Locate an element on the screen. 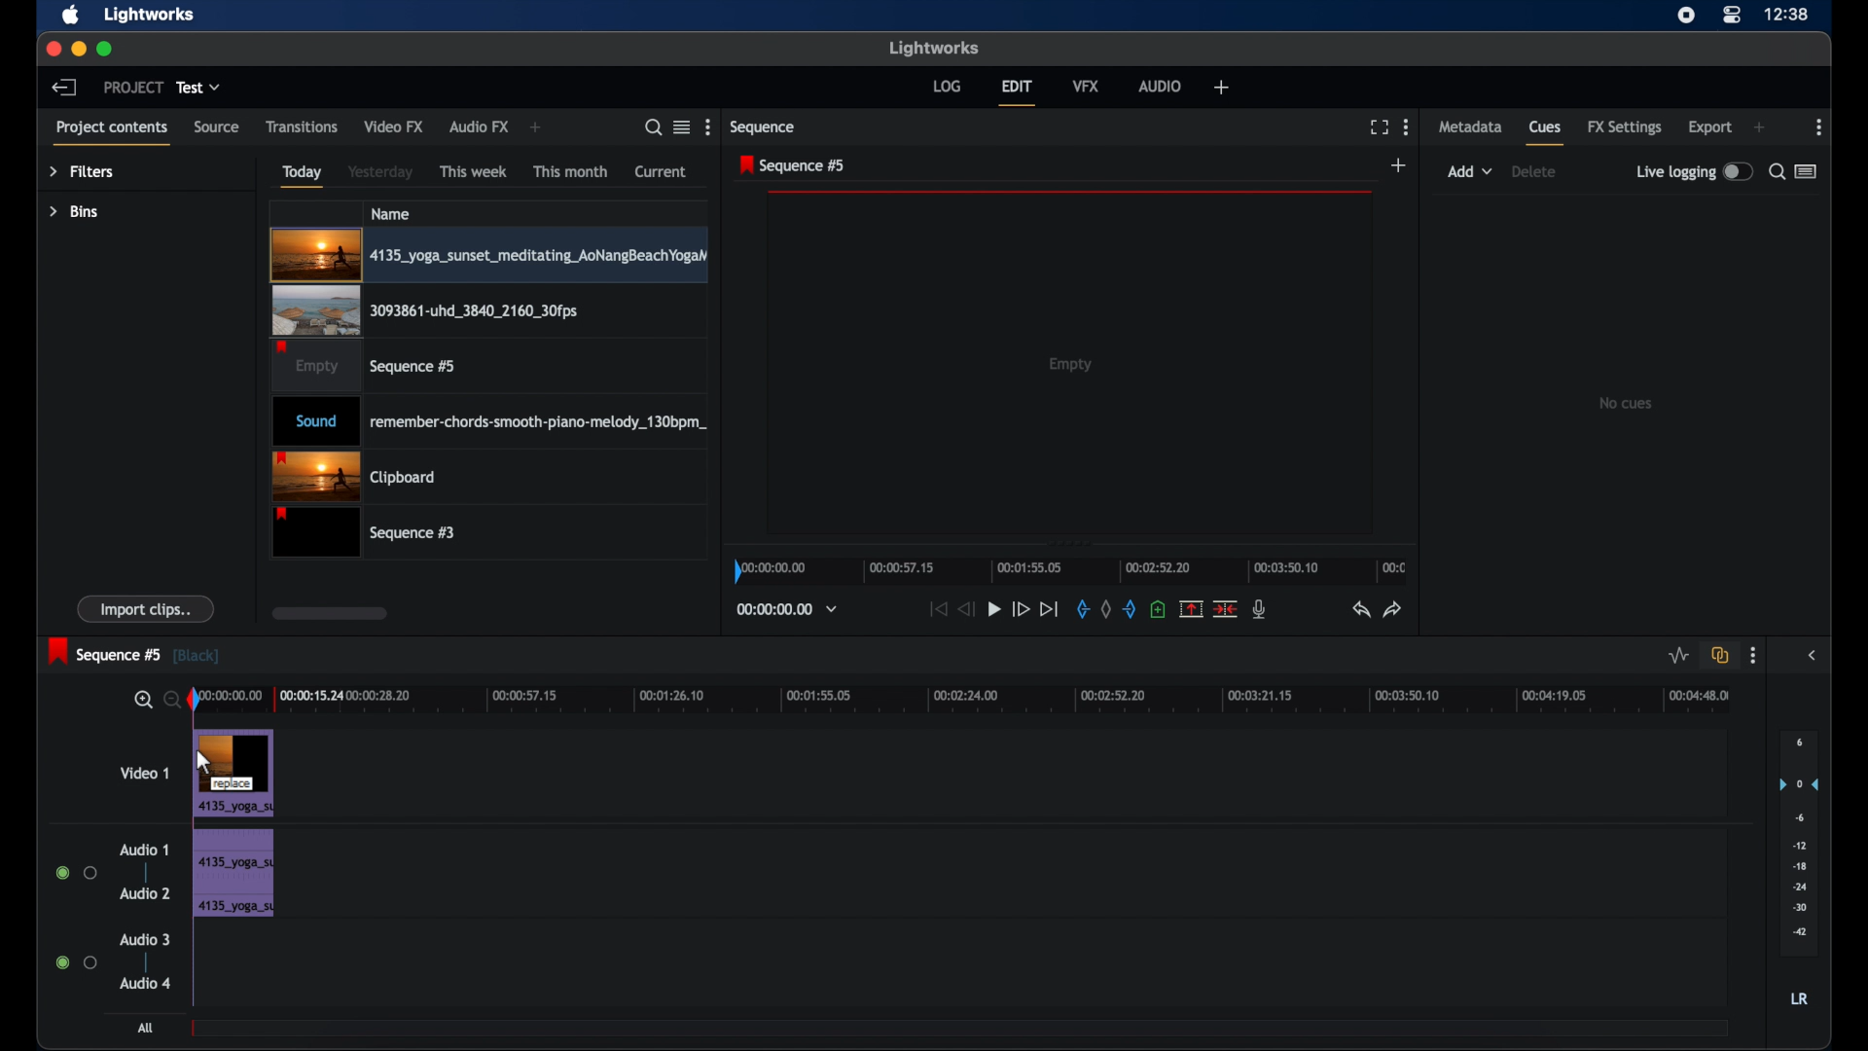 This screenshot has width=1868, height=1051. audio fx is located at coordinates (480, 127).